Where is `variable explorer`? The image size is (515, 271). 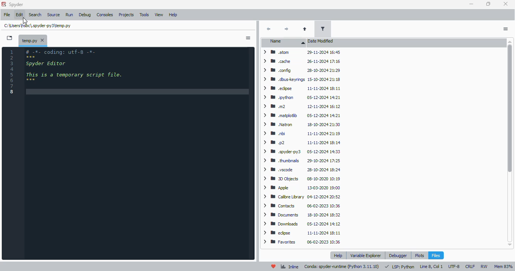
variable explorer is located at coordinates (366, 255).